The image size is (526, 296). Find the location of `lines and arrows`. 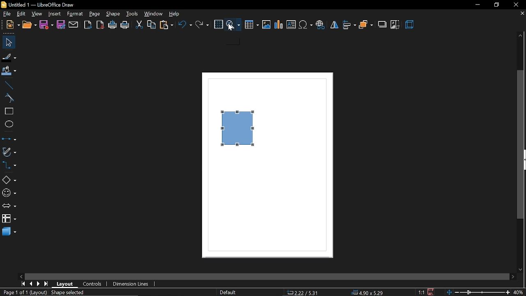

lines and arrows is located at coordinates (8, 139).